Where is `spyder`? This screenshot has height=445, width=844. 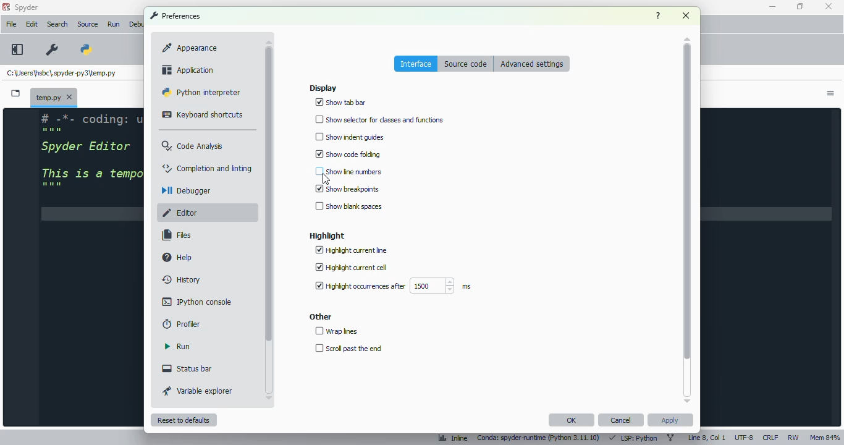 spyder is located at coordinates (27, 7).